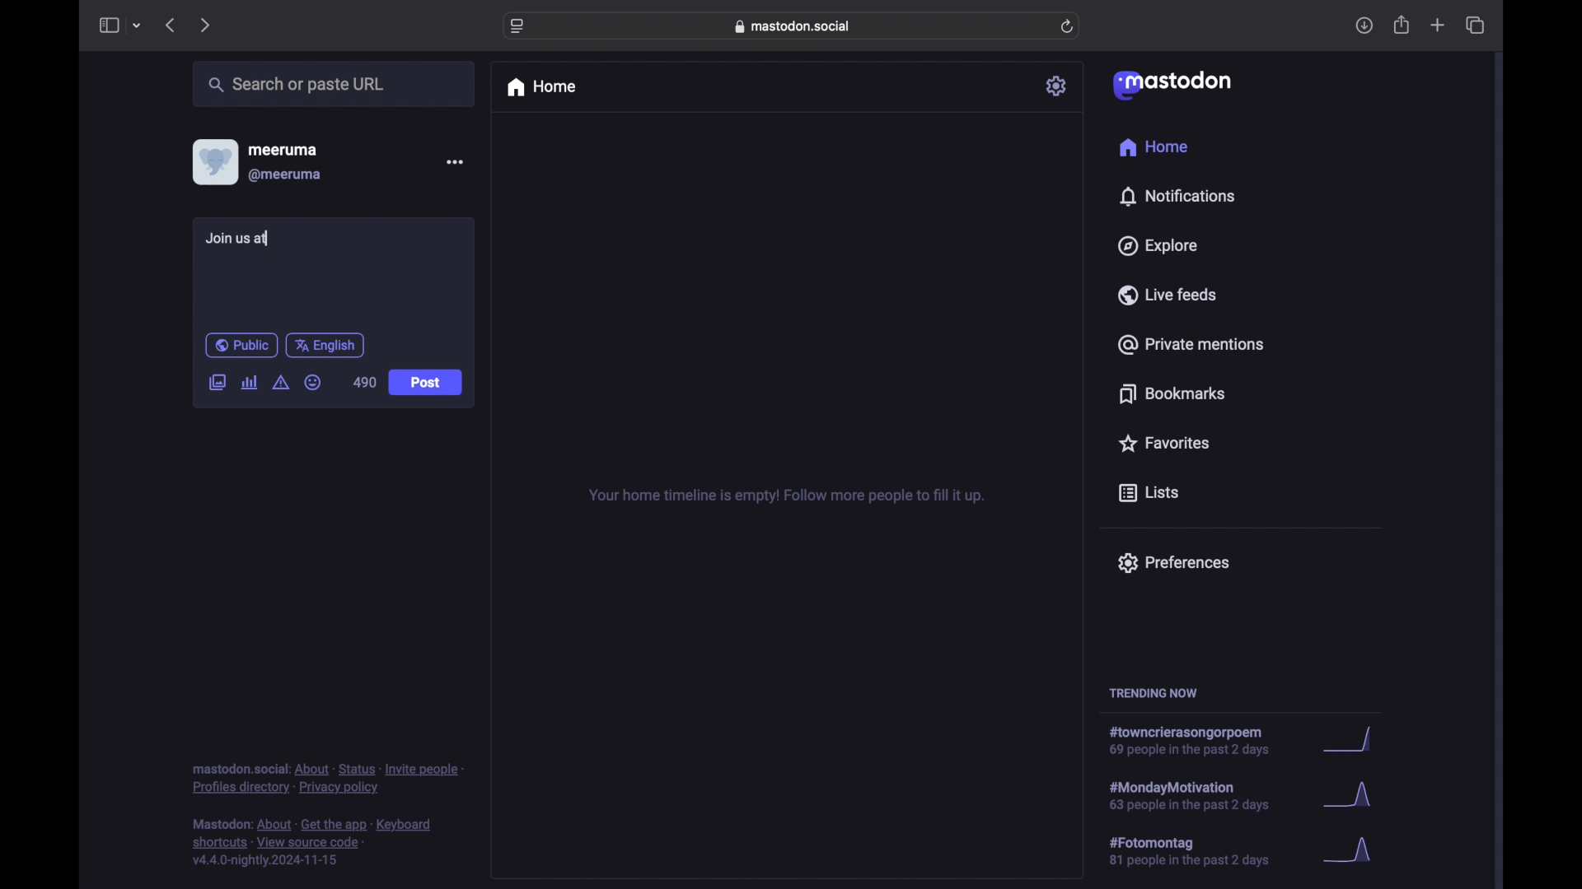 This screenshot has width=1582, height=889. What do you see at coordinates (1475, 26) in the screenshot?
I see `show tab overview` at bounding box center [1475, 26].